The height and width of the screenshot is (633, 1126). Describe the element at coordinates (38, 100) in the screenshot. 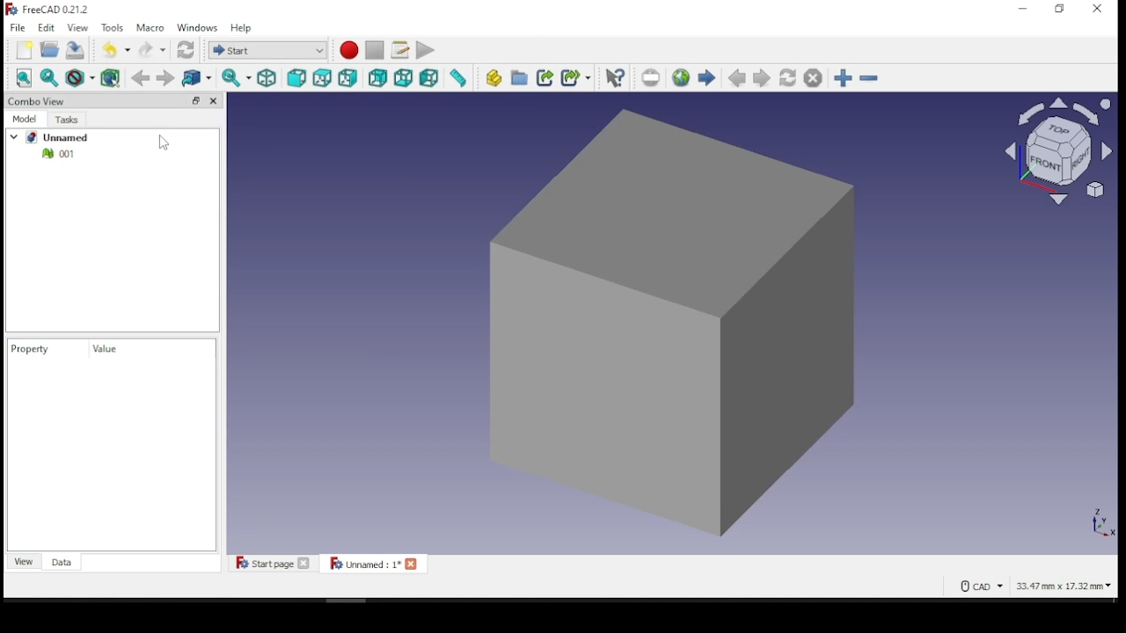

I see `combo view` at that location.